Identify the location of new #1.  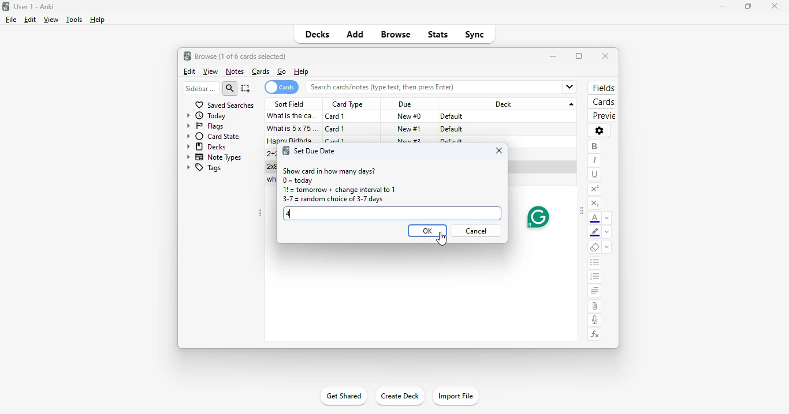
(410, 129).